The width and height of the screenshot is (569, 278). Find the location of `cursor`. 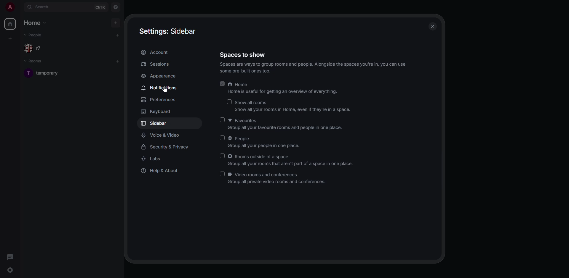

cursor is located at coordinates (166, 90).